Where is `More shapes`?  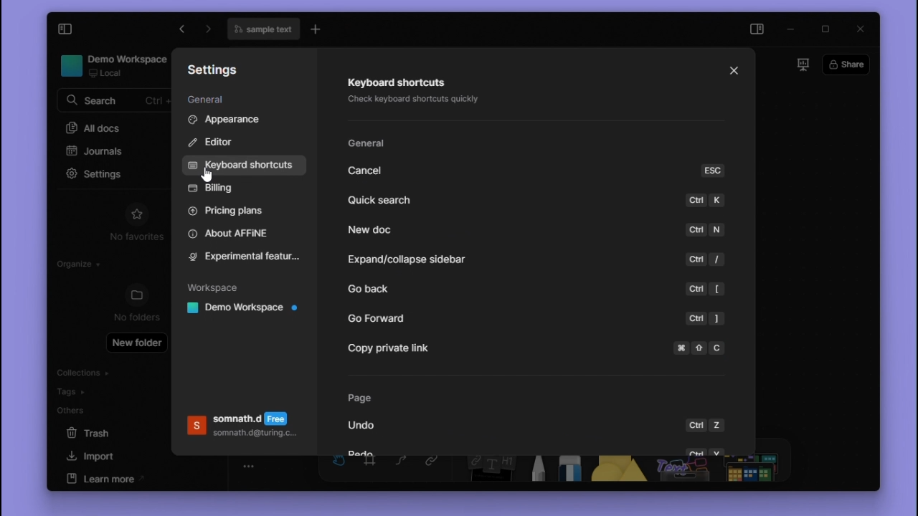 More shapes is located at coordinates (755, 470).